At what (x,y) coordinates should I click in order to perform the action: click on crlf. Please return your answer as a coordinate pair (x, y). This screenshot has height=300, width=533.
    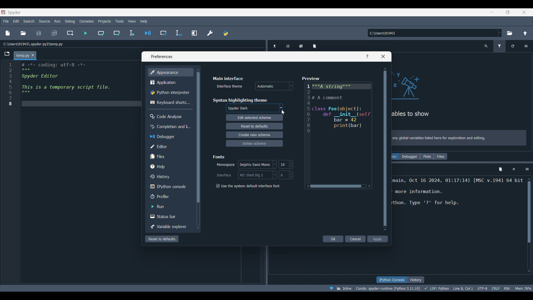
    Looking at the image, I should click on (495, 288).